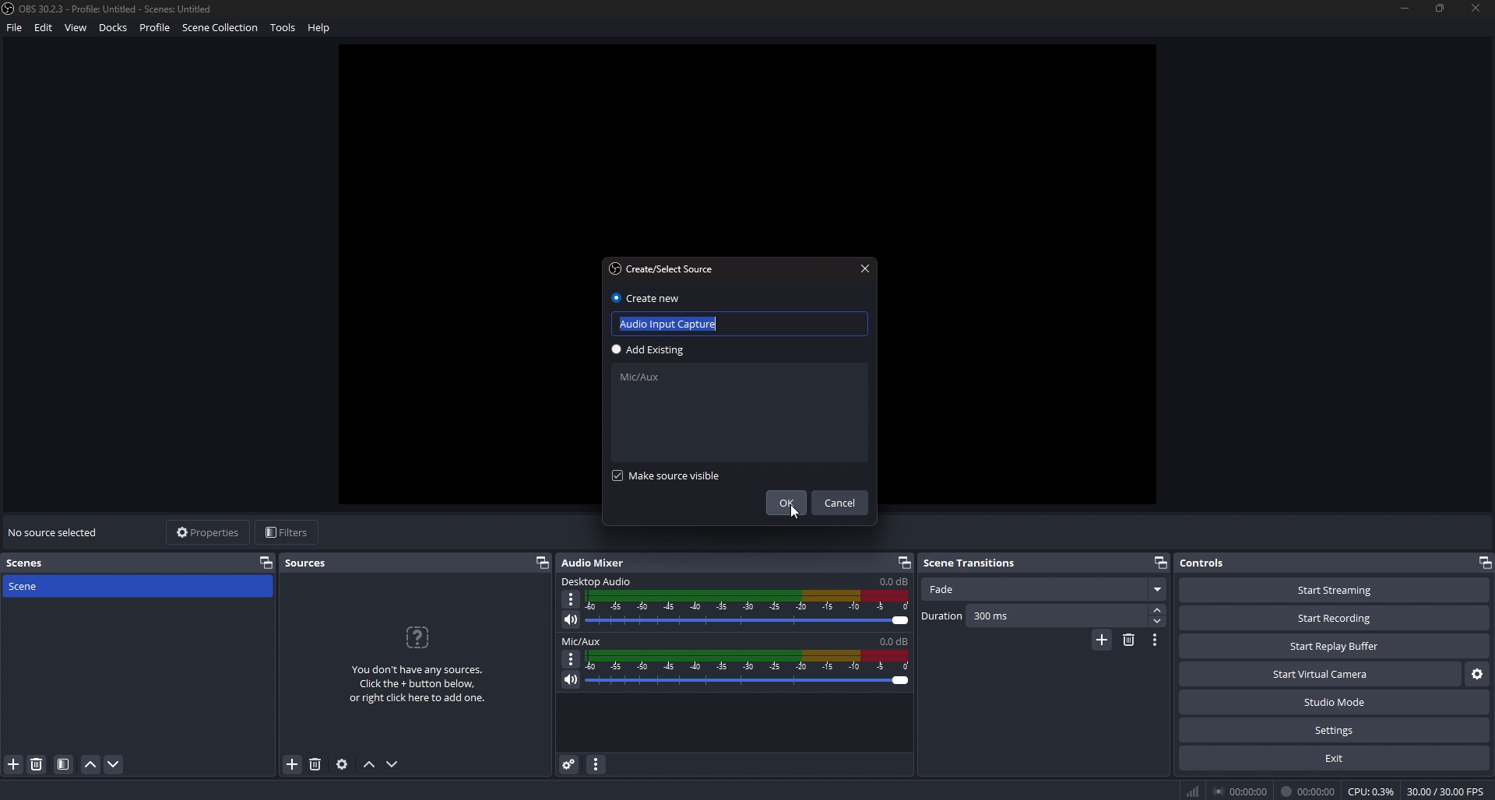 The width and height of the screenshot is (1495, 800). Describe the element at coordinates (1035, 616) in the screenshot. I see `duration` at that location.